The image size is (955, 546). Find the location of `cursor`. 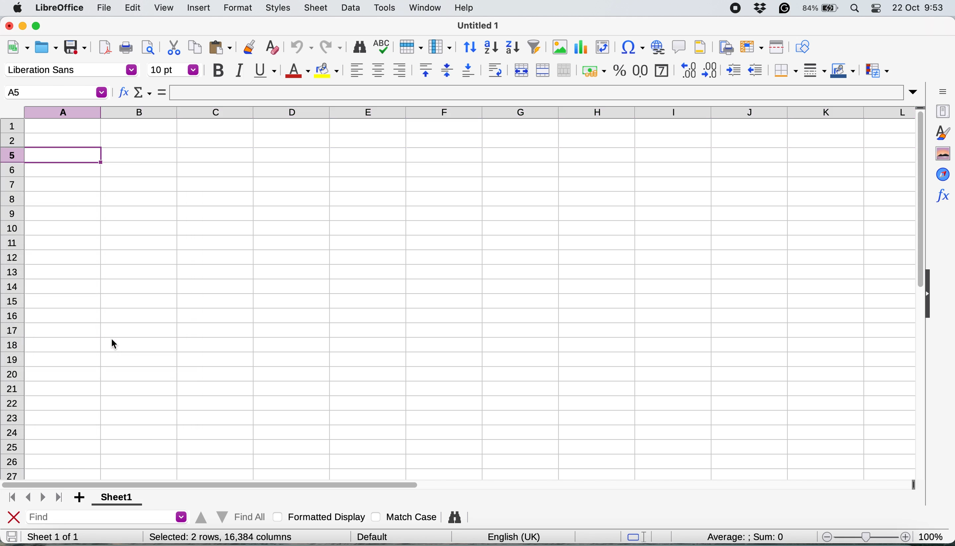

cursor is located at coordinates (115, 345).